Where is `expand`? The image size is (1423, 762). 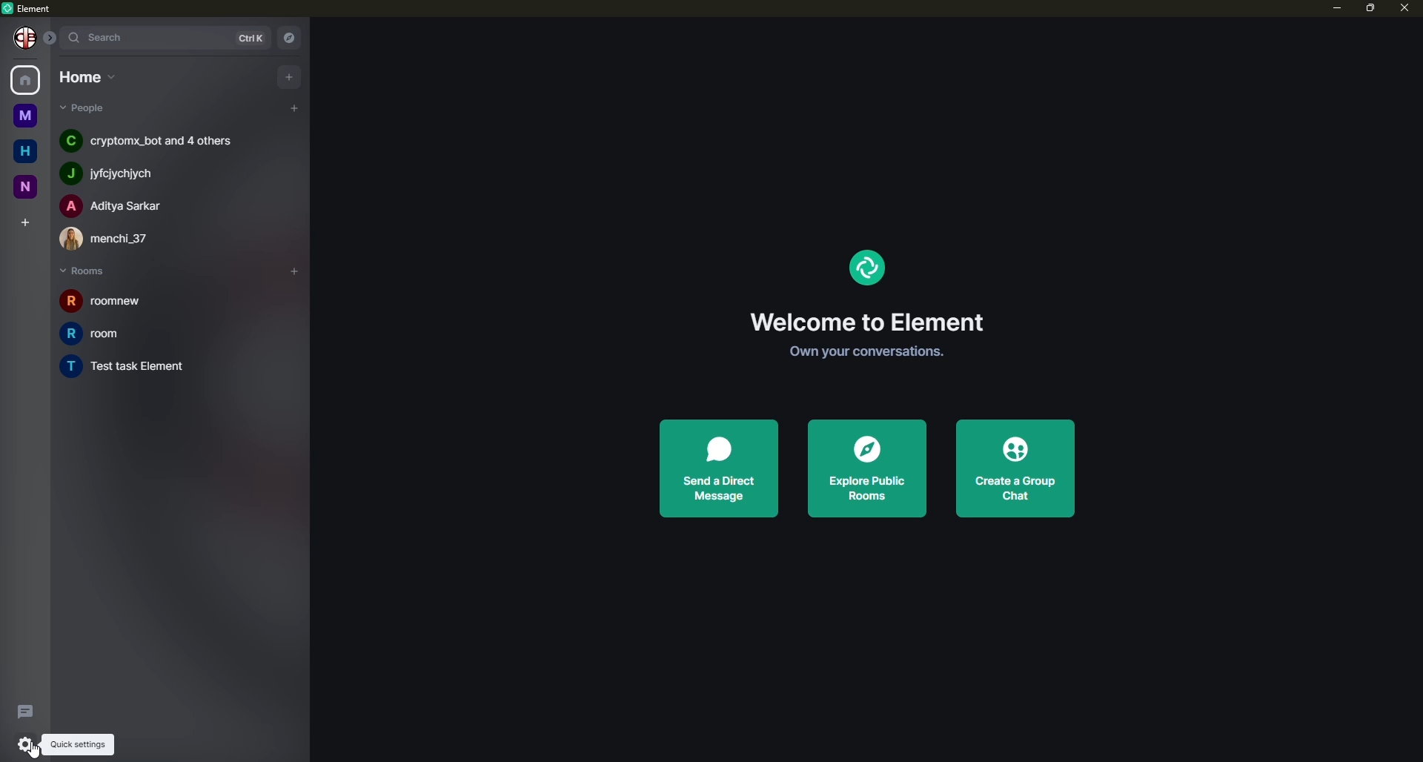
expand is located at coordinates (50, 36).